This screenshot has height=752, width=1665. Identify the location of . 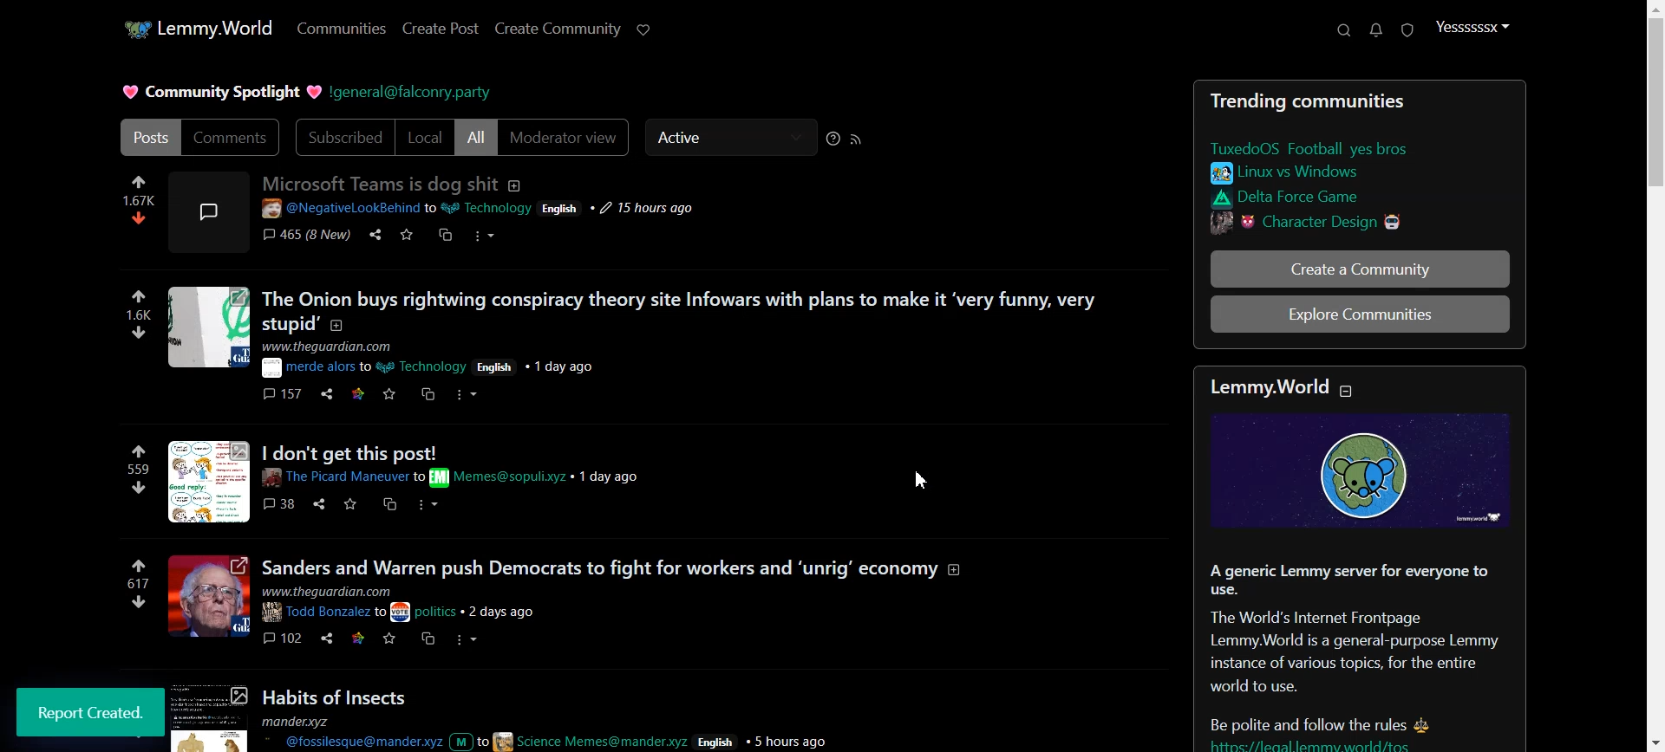
(461, 464).